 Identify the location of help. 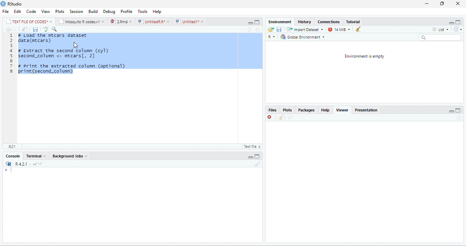
(156, 11).